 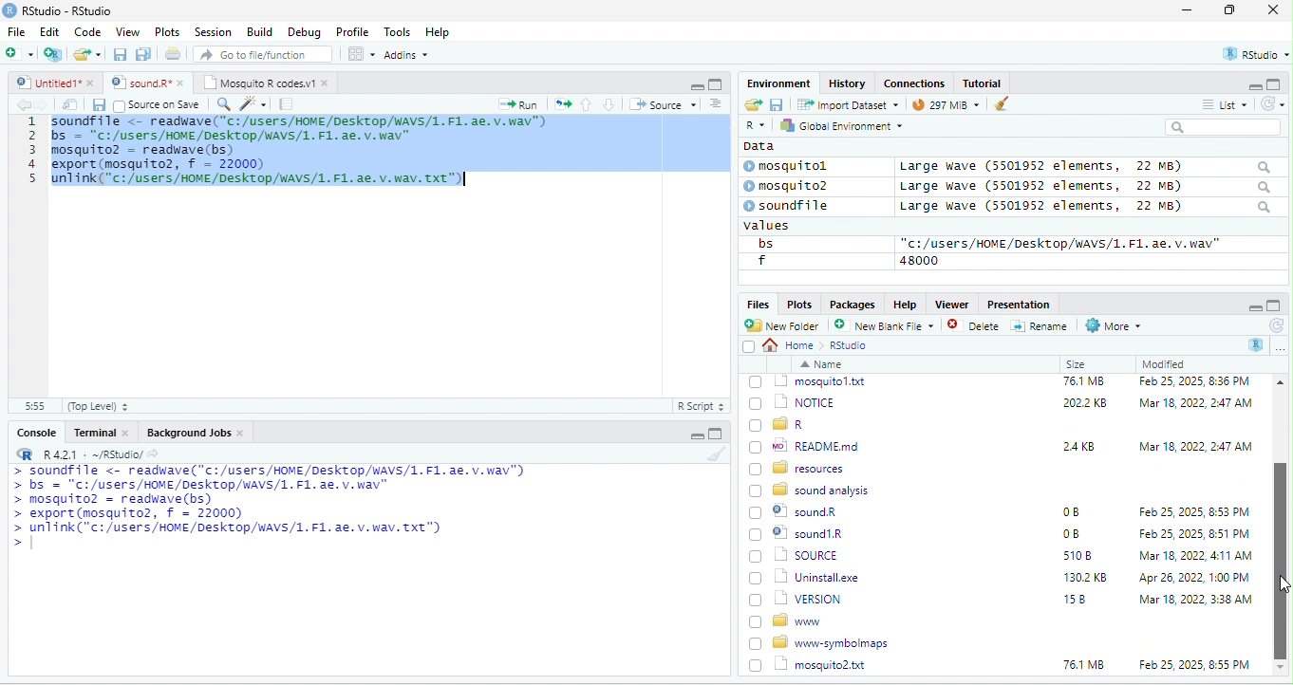 I want to click on Mar 18, 2022, 2:47 AM, so click(x=1190, y=473).